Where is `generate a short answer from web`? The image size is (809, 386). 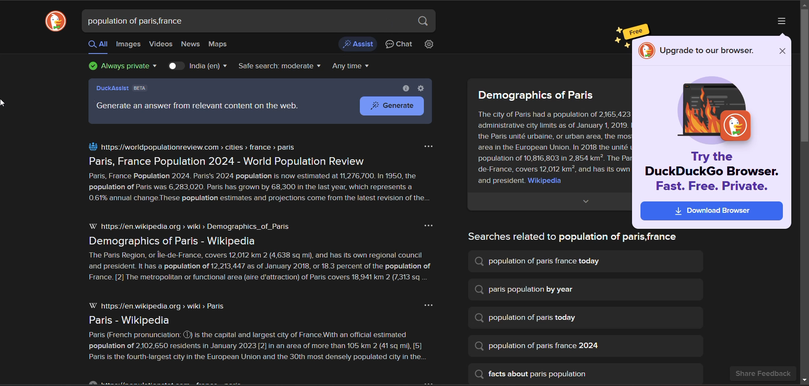 generate a short answer from web is located at coordinates (359, 43).